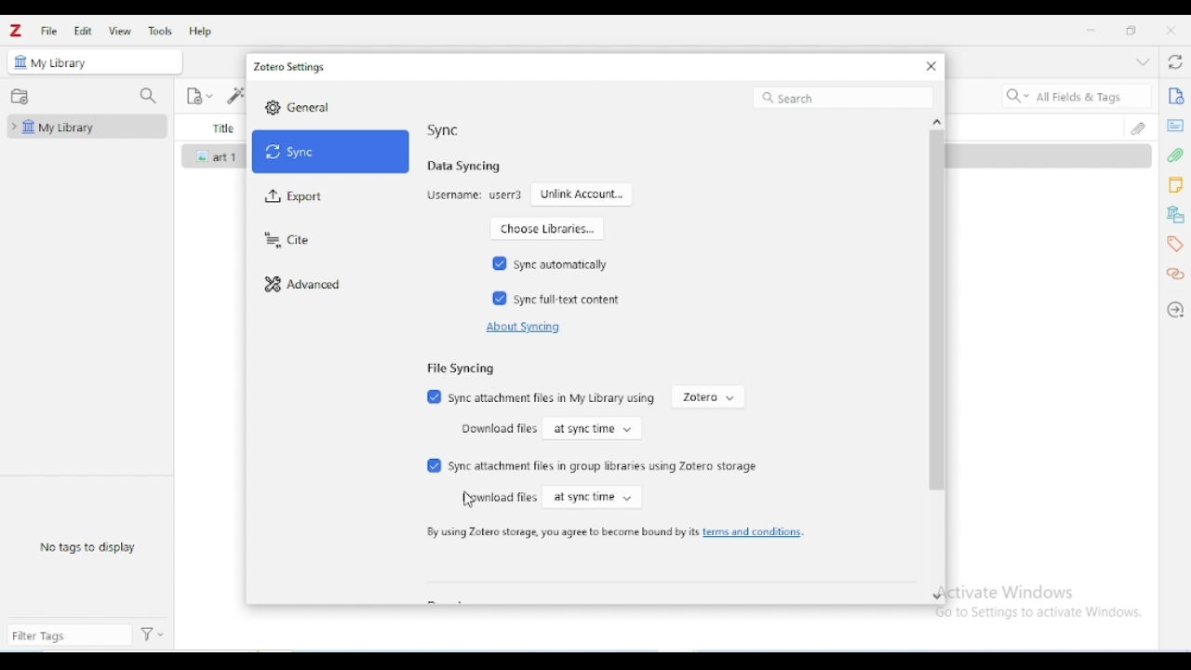  What do you see at coordinates (1176, 61) in the screenshot?
I see `sync with zotero.org` at bounding box center [1176, 61].